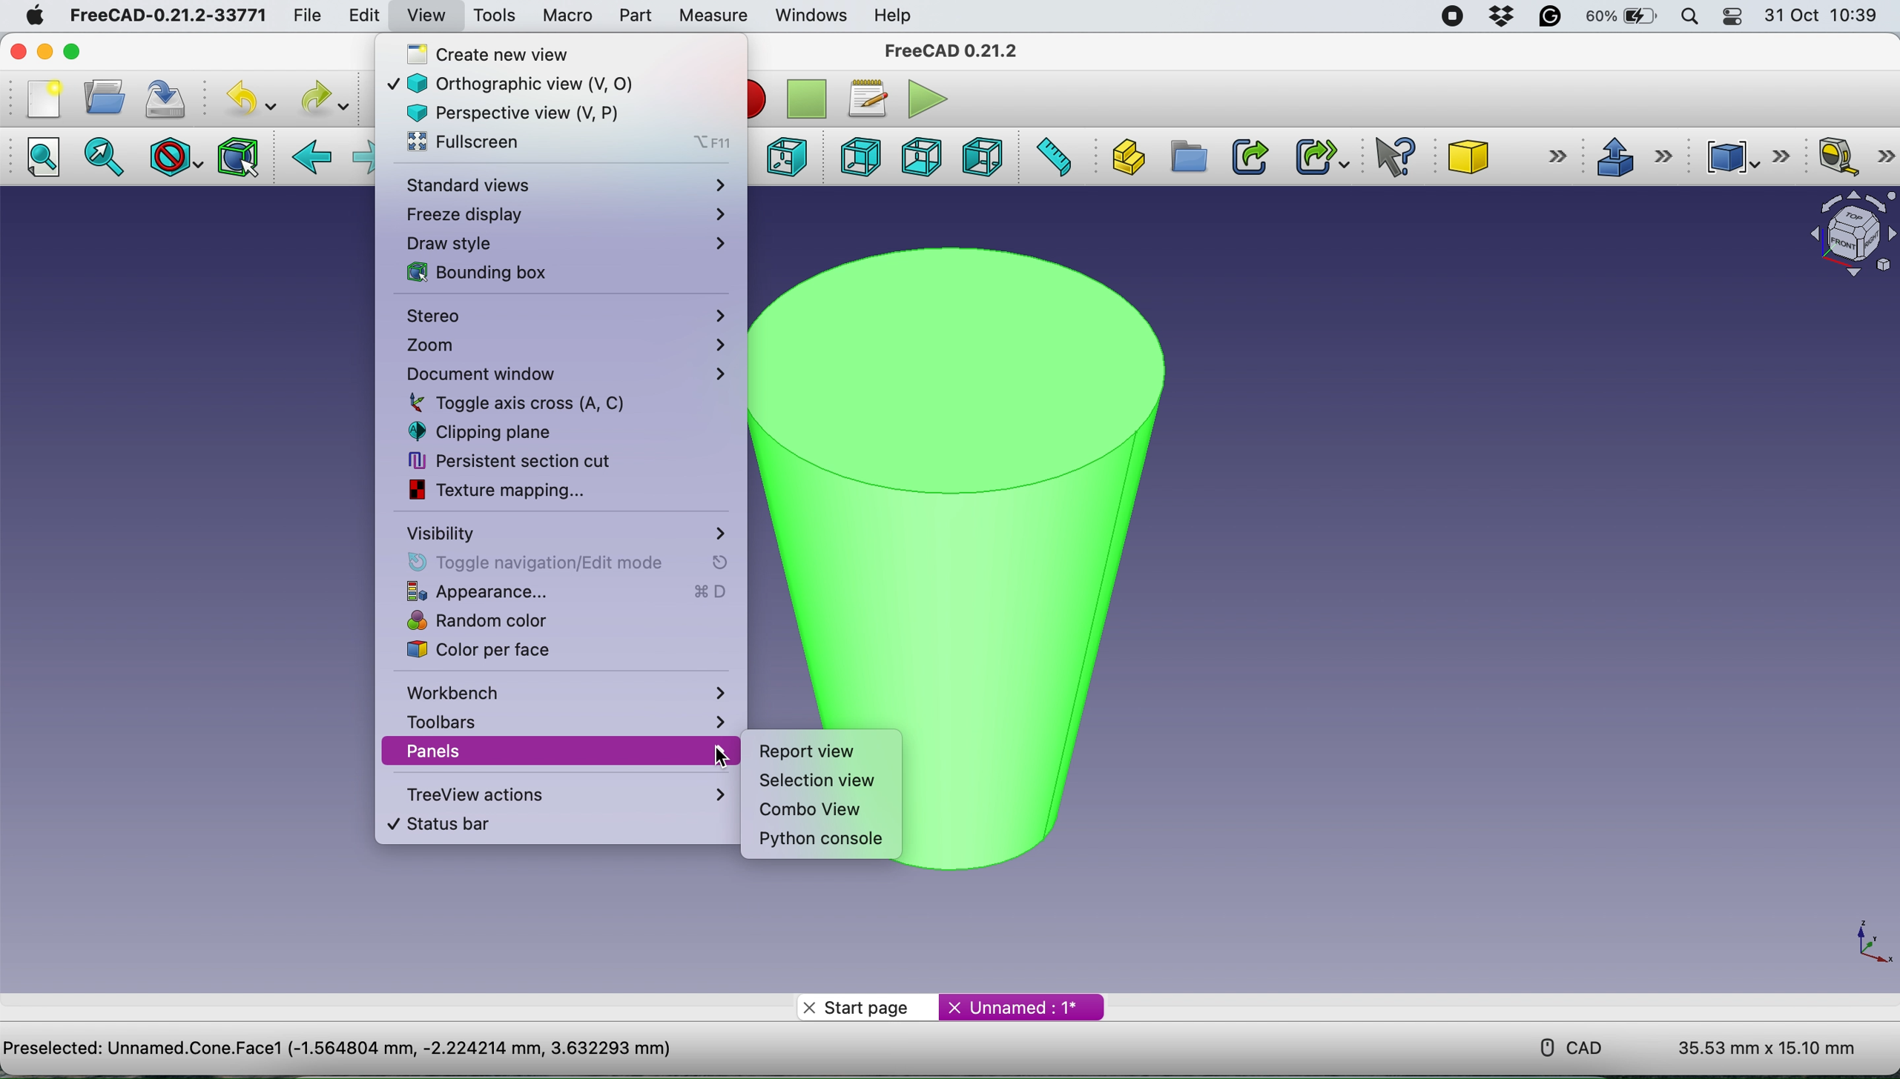 The height and width of the screenshot is (1079, 1900). Describe the element at coordinates (1510, 159) in the screenshot. I see `cone` at that location.